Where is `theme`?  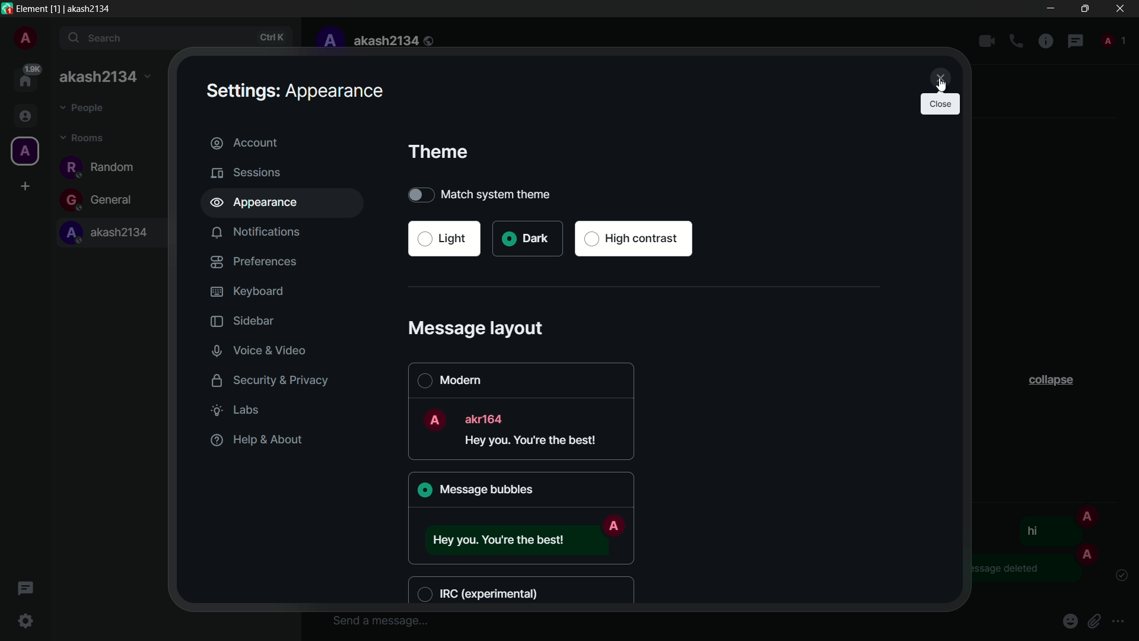 theme is located at coordinates (438, 152).